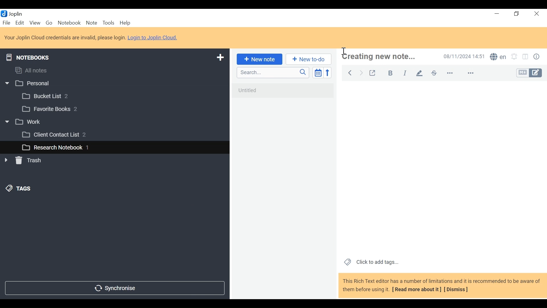 This screenshot has width=547, height=308. Describe the element at coordinates (220, 58) in the screenshot. I see `Add New Notebook` at that location.